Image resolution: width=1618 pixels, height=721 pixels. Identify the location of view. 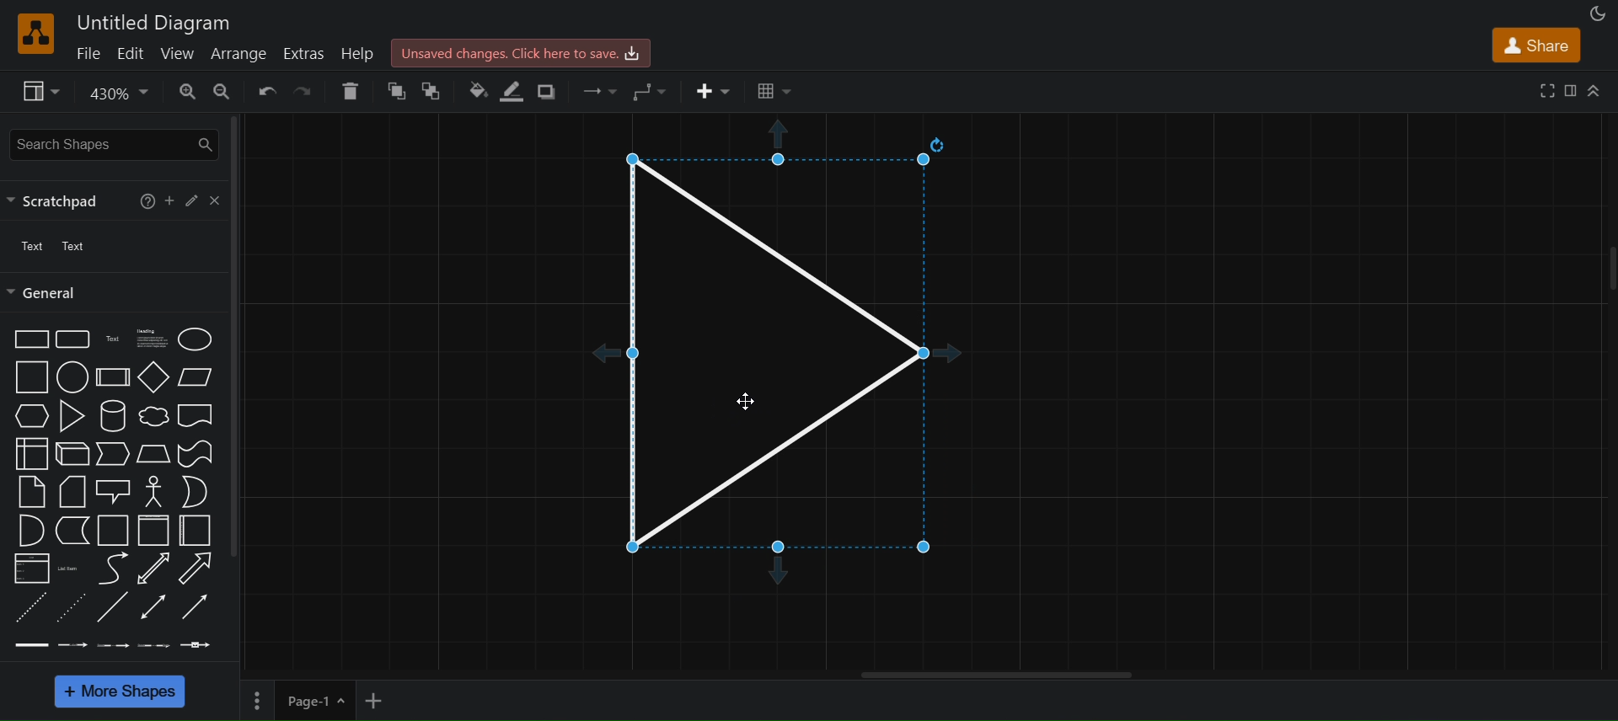
(179, 51).